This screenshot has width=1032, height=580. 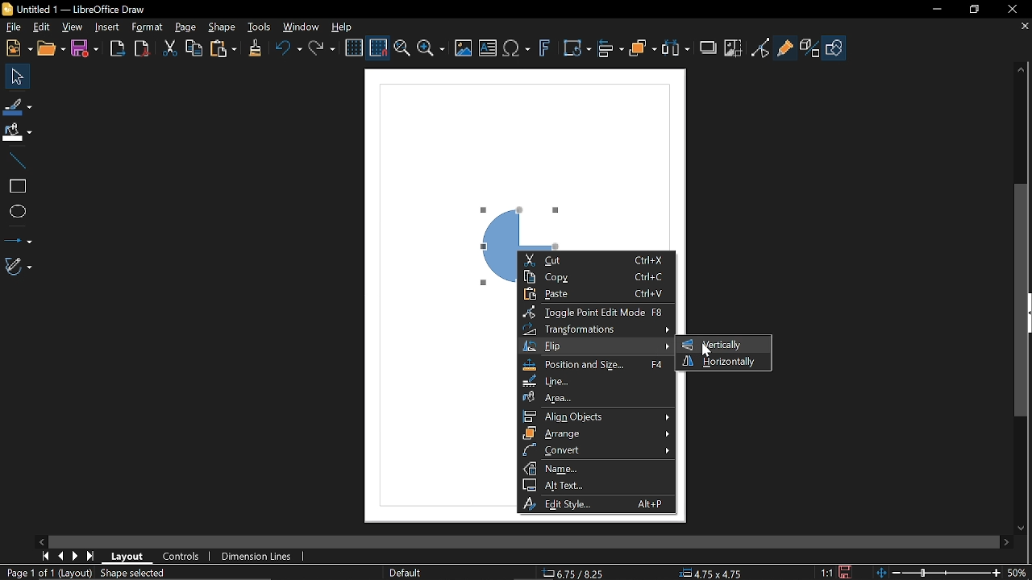 I want to click on Cut   Ctrl+X, so click(x=593, y=260).